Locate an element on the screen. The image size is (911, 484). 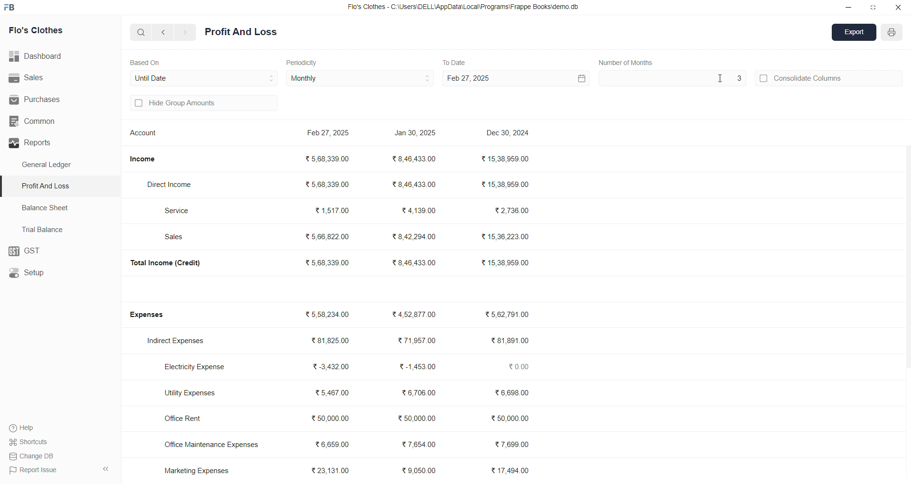
₹ 7,654.00 is located at coordinates (419, 444).